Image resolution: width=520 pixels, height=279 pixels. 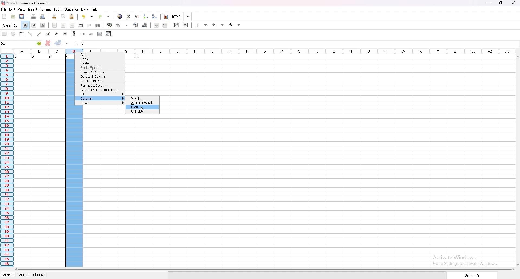 I want to click on selected cell, so click(x=21, y=43).